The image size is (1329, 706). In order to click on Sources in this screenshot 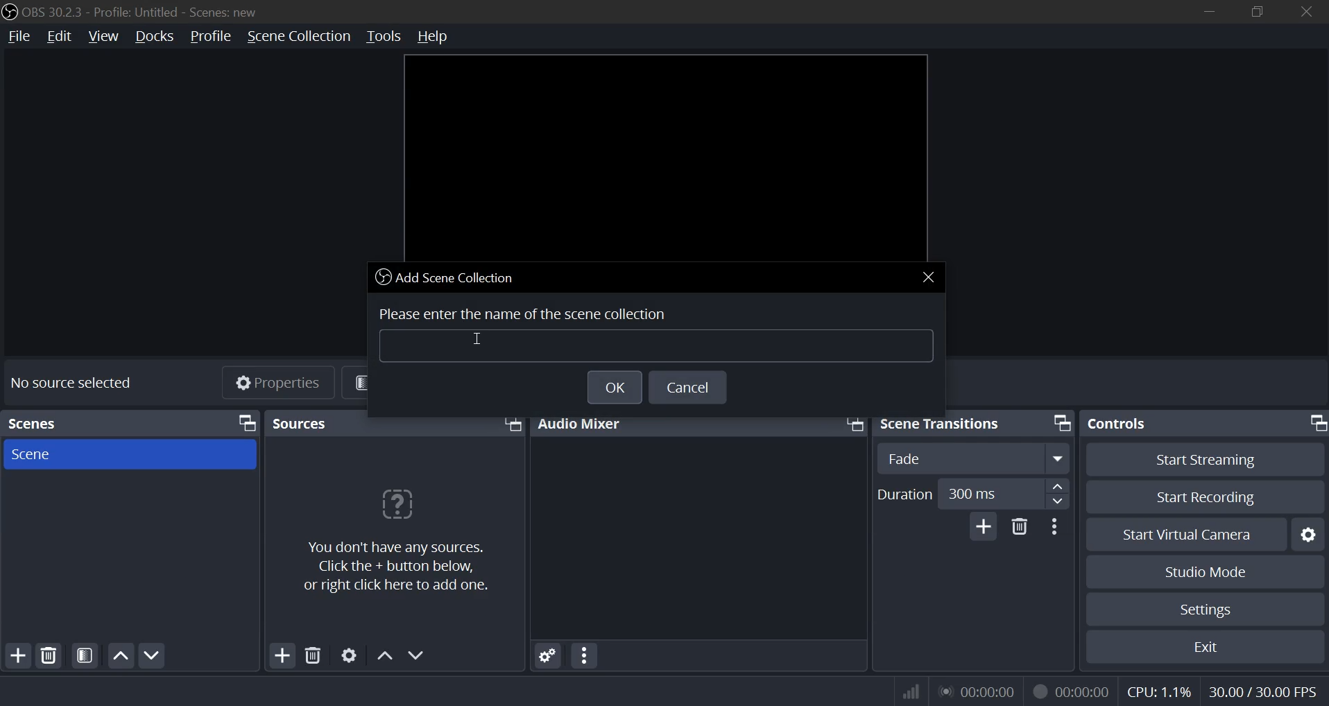, I will do `click(304, 423)`.